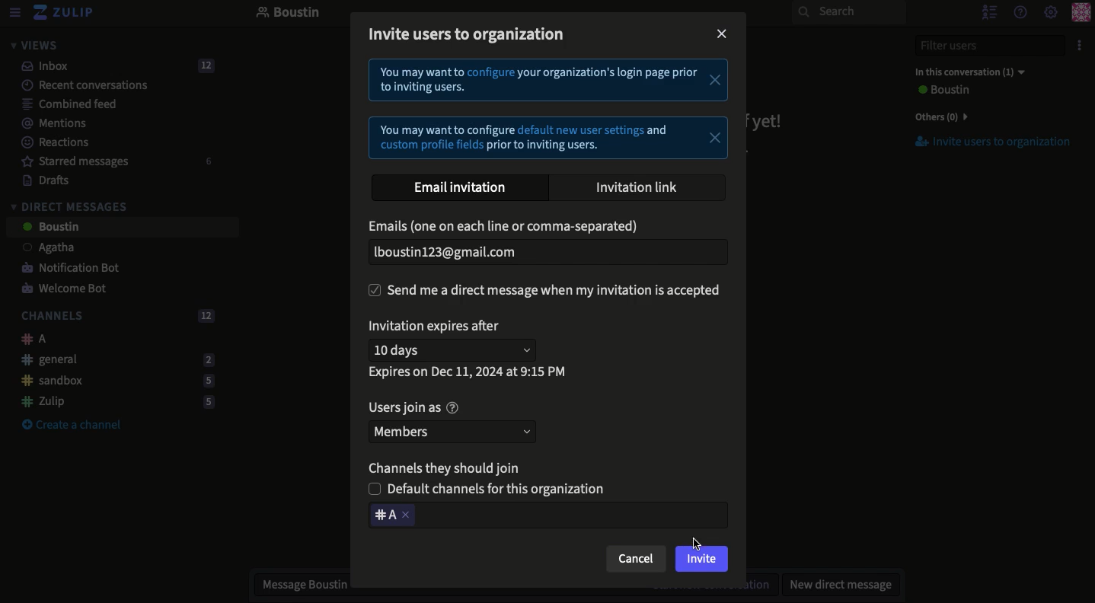 The height and width of the screenshot is (603, 1095). I want to click on Reactions, so click(53, 144).